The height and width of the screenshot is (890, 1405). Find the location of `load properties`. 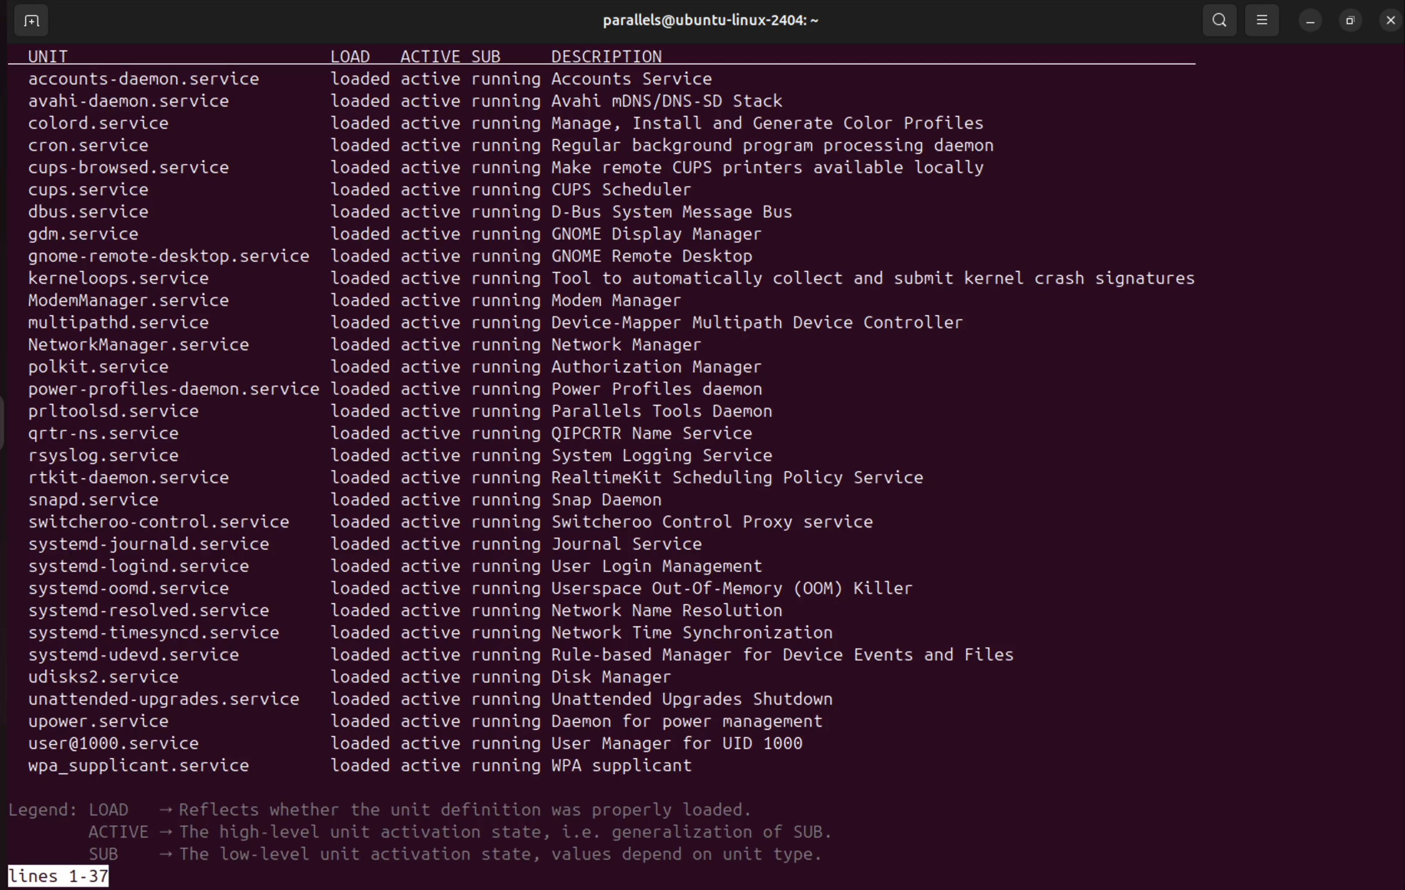

load properties is located at coordinates (427, 808).